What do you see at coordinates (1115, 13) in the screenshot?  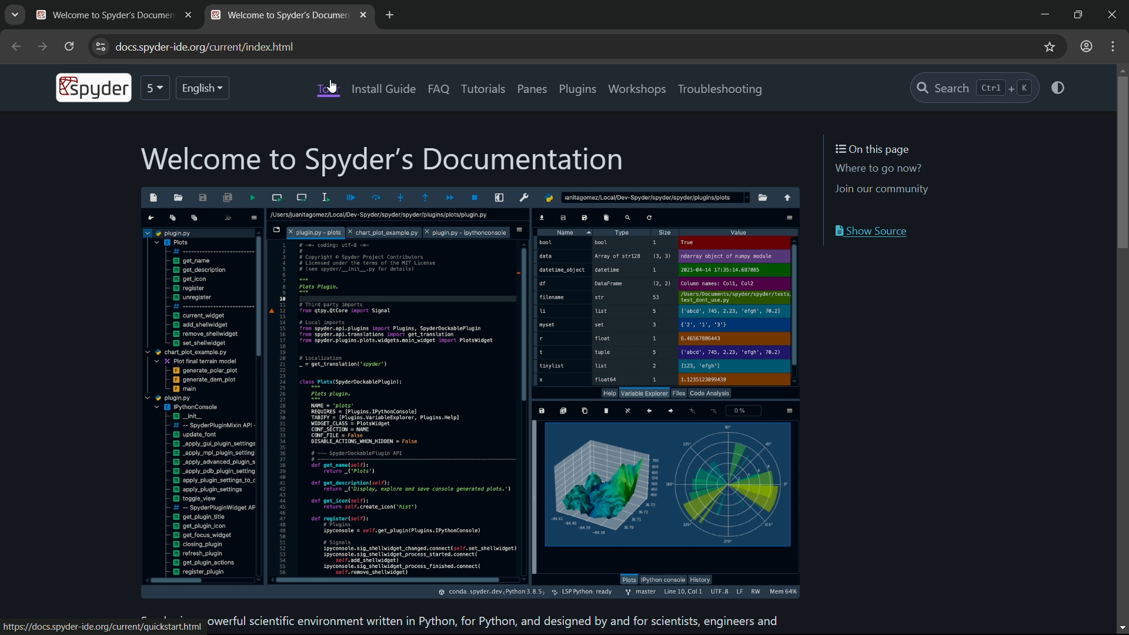 I see `close app` at bounding box center [1115, 13].